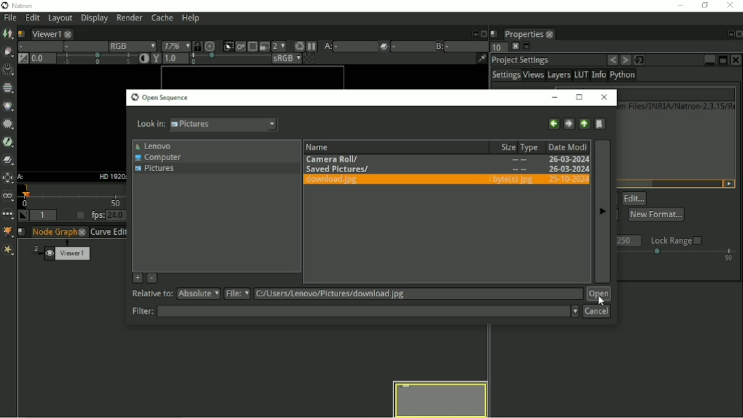 This screenshot has width=743, height=418. I want to click on Size, so click(506, 146).